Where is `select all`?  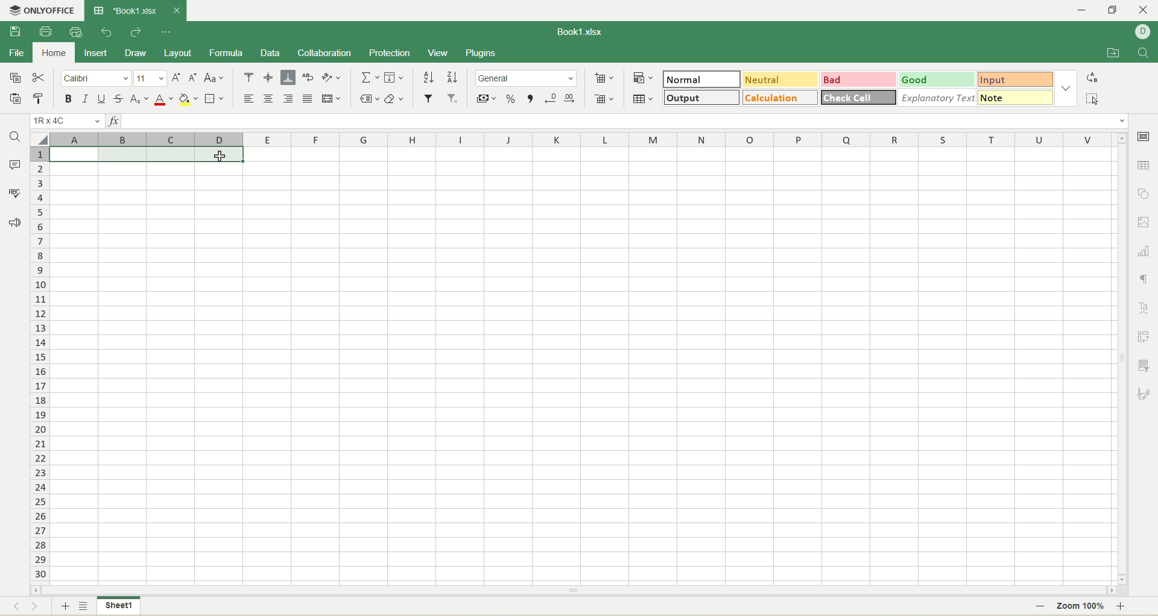
select all is located at coordinates (40, 138).